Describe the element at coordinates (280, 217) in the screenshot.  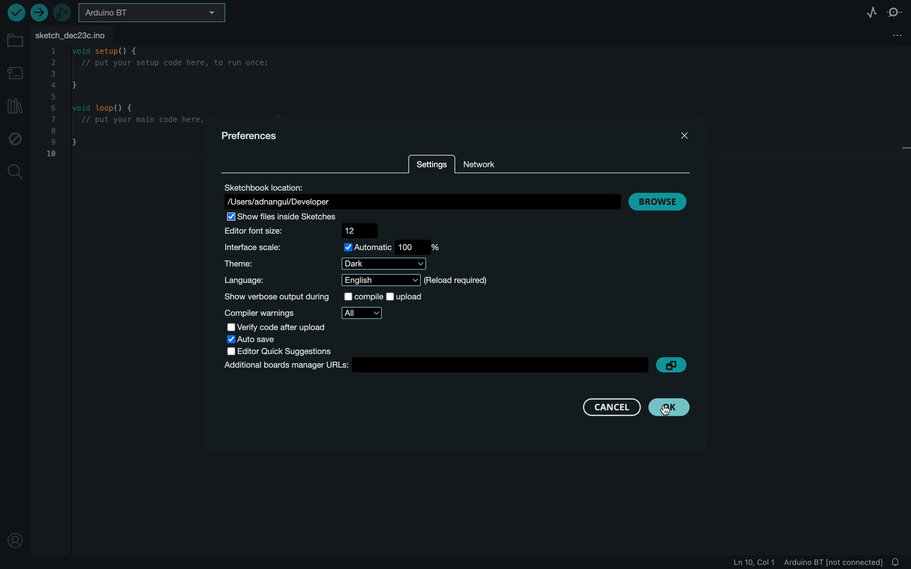
I see `selected` at that location.